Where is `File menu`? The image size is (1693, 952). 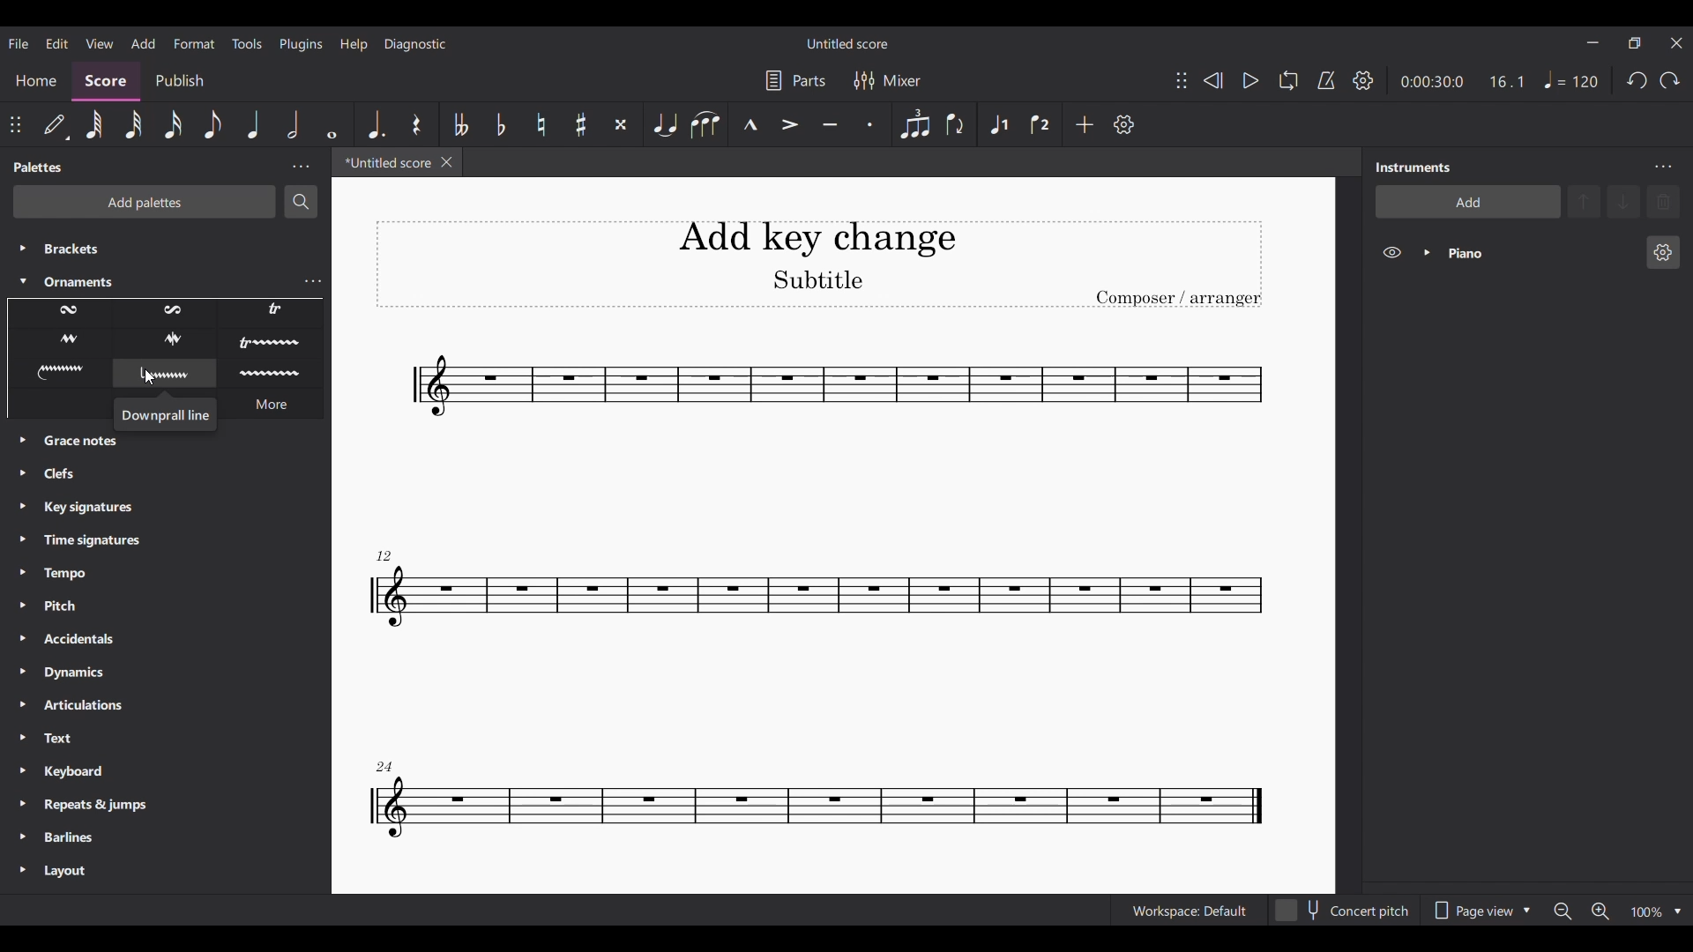 File menu is located at coordinates (19, 42).